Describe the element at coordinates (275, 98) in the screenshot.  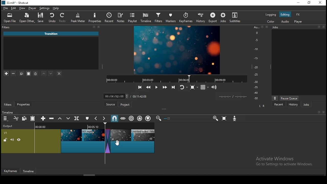
I see `view menu` at that location.